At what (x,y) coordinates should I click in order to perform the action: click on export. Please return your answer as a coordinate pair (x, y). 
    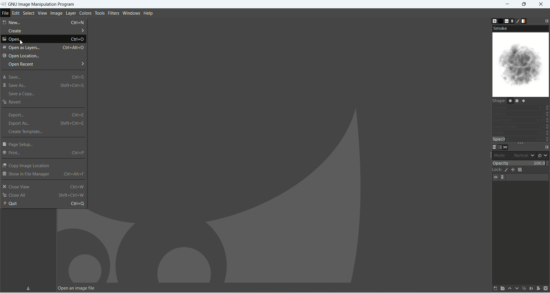
    Looking at the image, I should click on (48, 115).